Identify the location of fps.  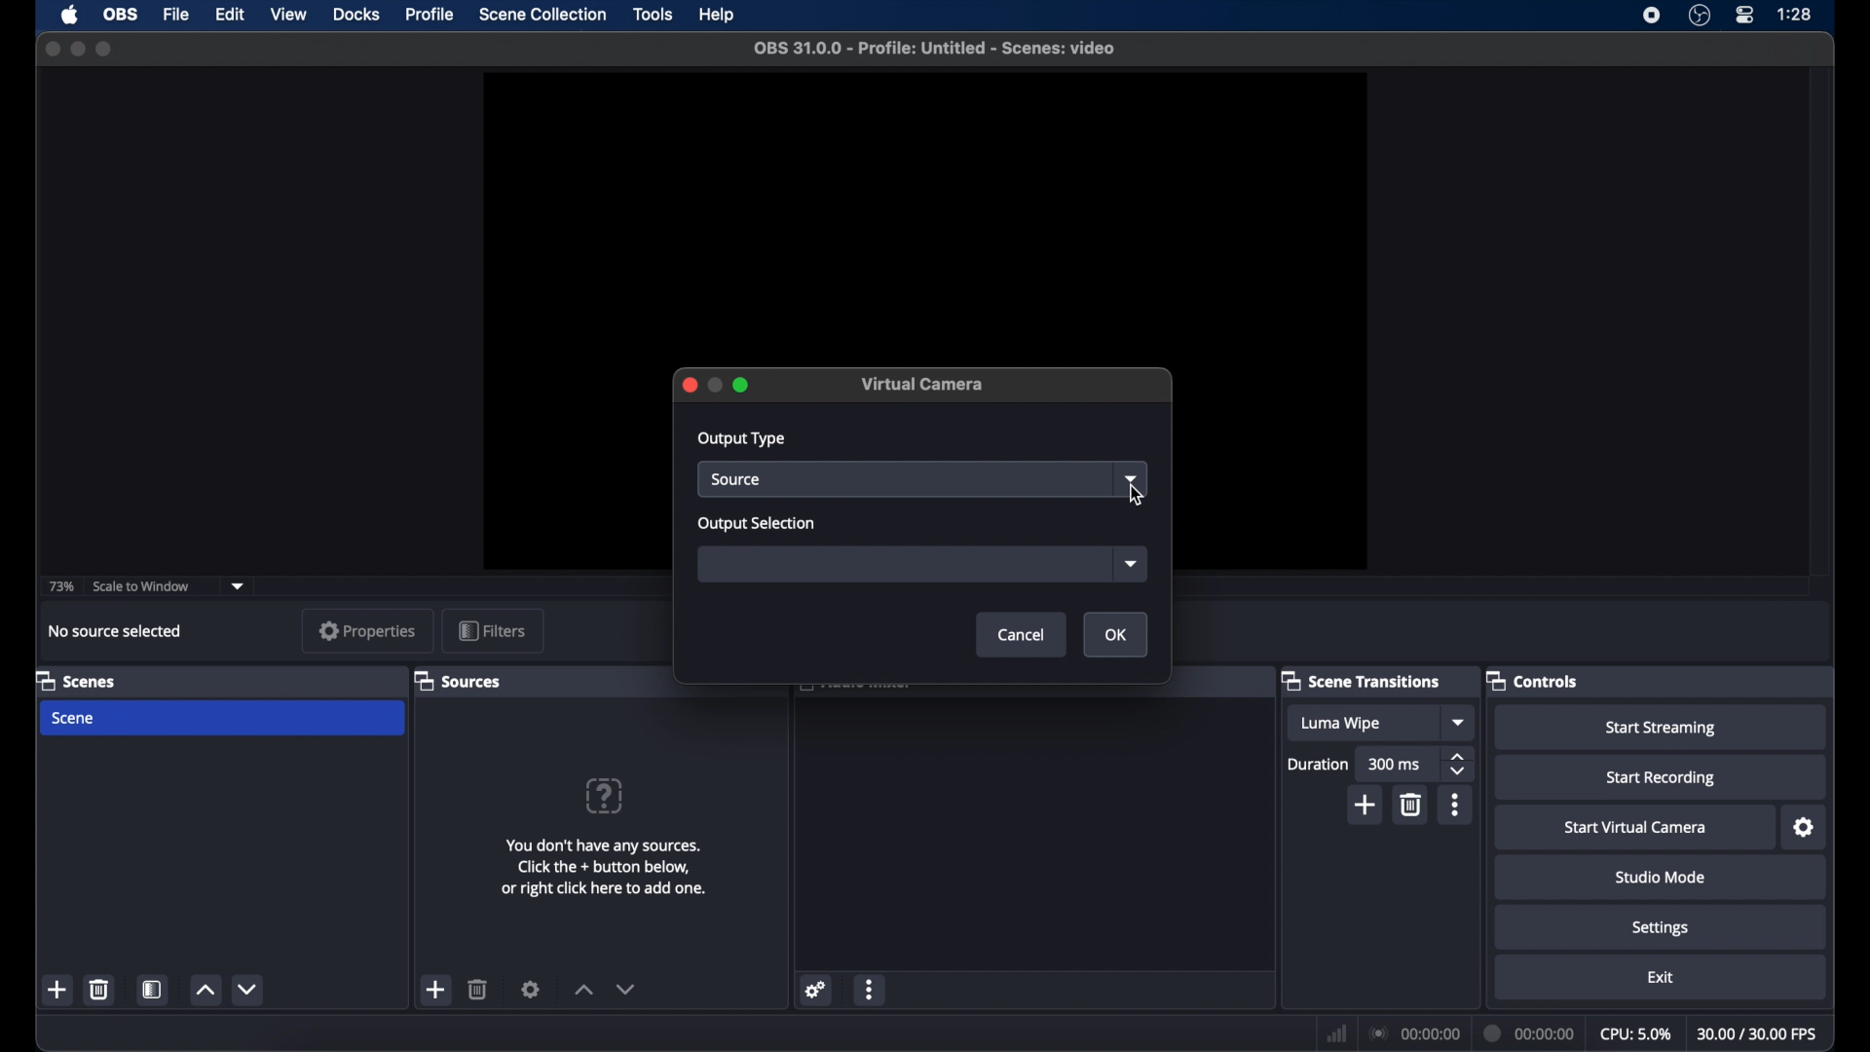
(1758, 1033).